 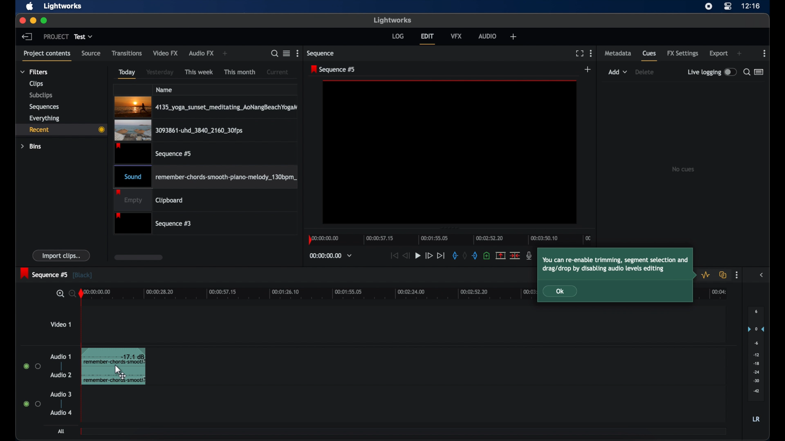 I want to click on toggle list or logger view, so click(x=760, y=72).